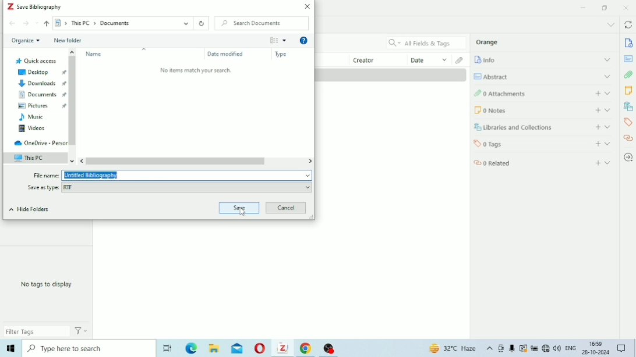 Image resolution: width=636 pixels, height=357 pixels. Describe the element at coordinates (82, 330) in the screenshot. I see `Actions` at that location.